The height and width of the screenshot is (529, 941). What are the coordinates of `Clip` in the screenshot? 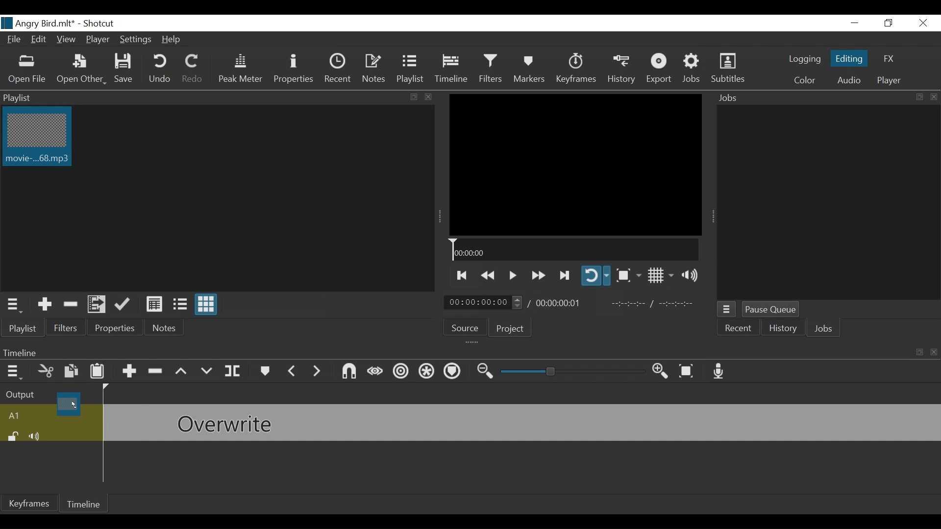 It's located at (68, 403).